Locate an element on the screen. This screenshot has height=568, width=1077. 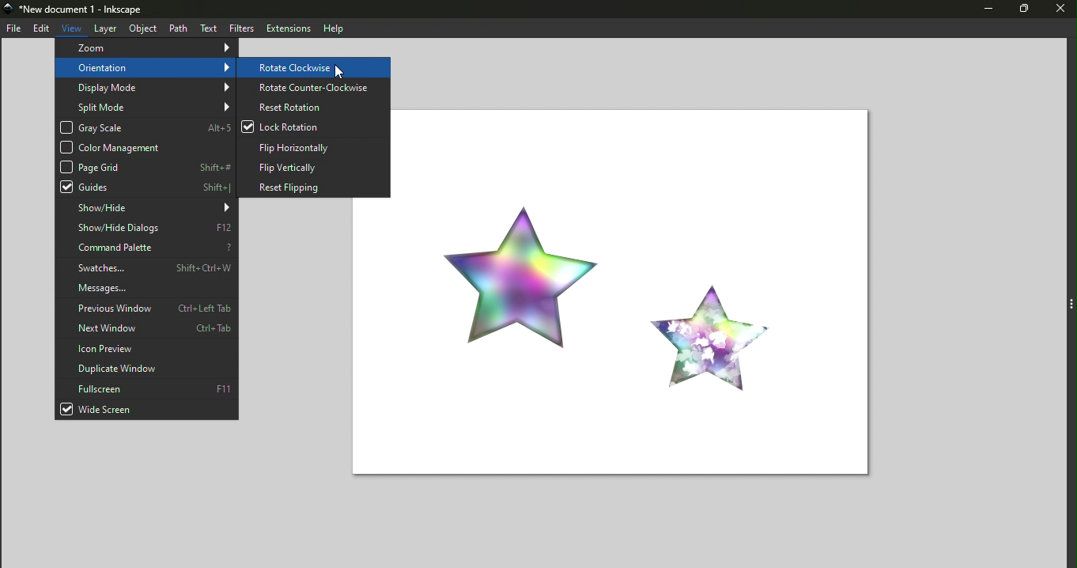
Rotate clockwise is located at coordinates (313, 68).